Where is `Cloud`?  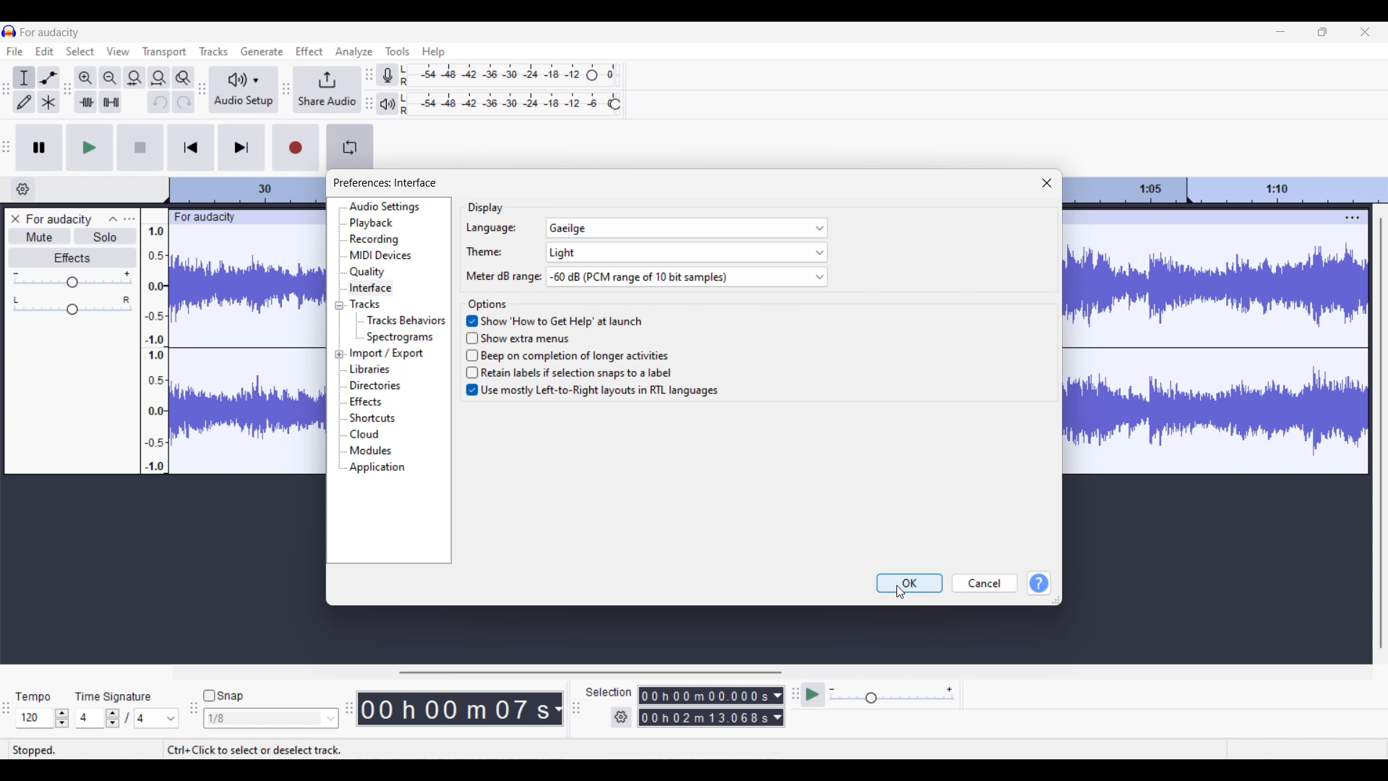 Cloud is located at coordinates (365, 434).